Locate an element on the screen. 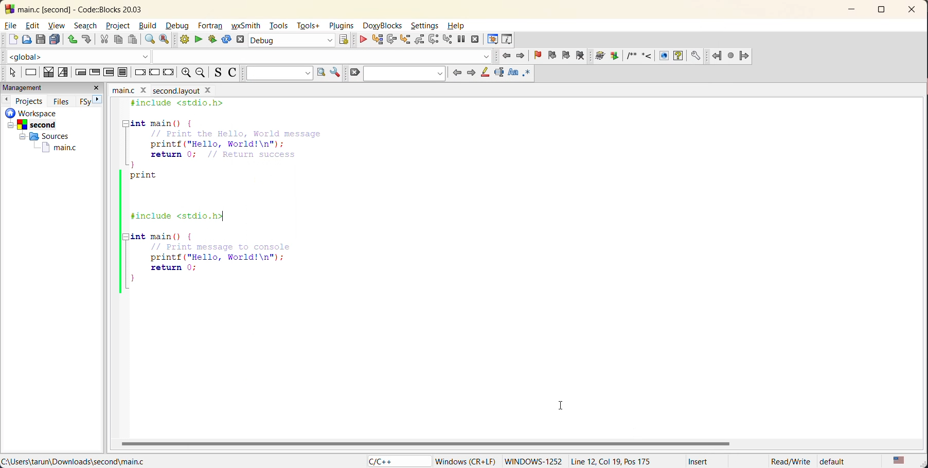  selected text is located at coordinates (498, 72).